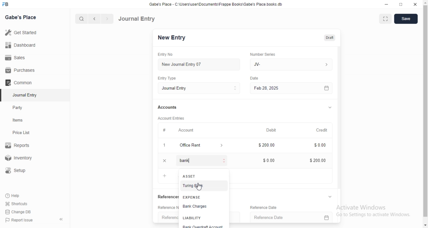  Describe the element at coordinates (255, 78) in the screenshot. I see `Date` at that location.